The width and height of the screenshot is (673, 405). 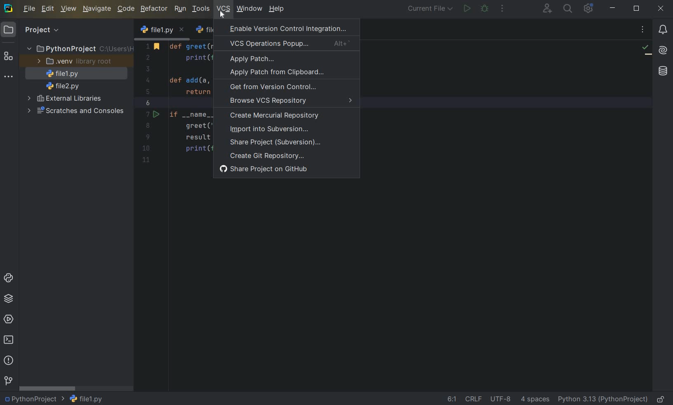 What do you see at coordinates (662, 70) in the screenshot?
I see `database` at bounding box center [662, 70].